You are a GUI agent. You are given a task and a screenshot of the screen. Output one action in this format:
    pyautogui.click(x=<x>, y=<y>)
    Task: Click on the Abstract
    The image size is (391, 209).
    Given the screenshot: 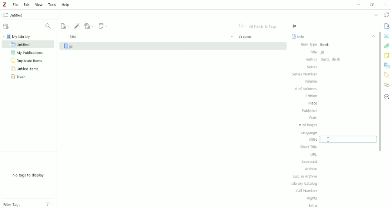 What is the action you would take?
    pyautogui.click(x=387, y=35)
    